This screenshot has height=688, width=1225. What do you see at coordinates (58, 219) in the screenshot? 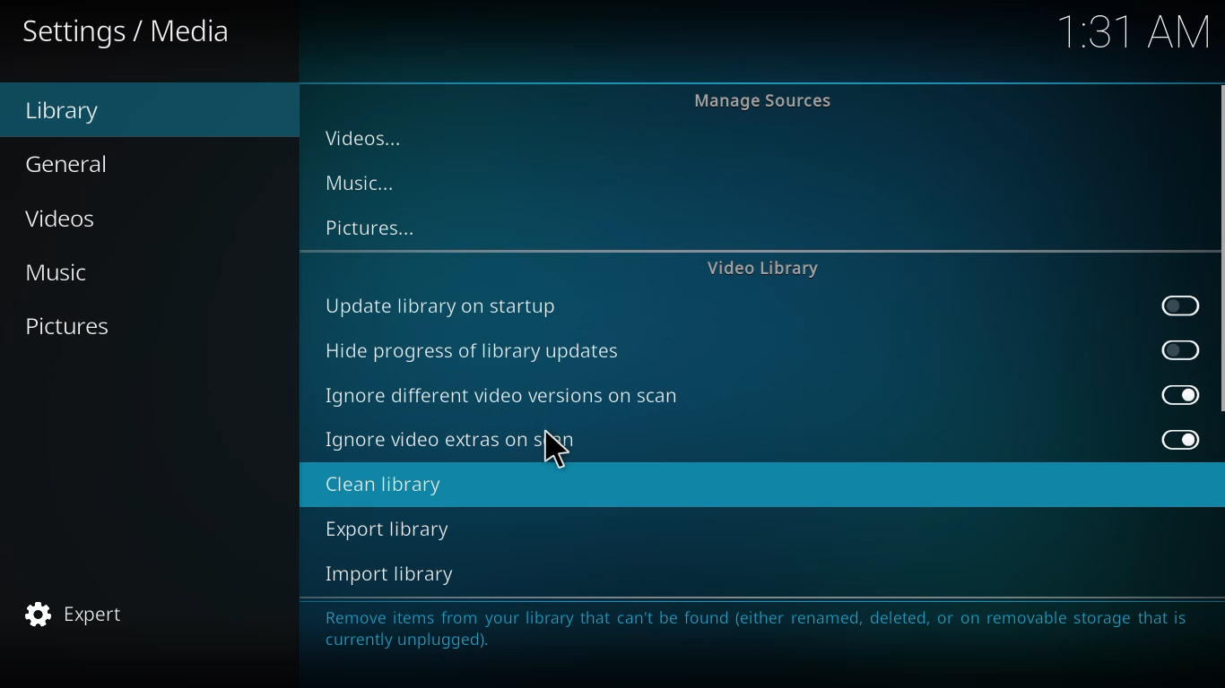
I see `Videos` at bounding box center [58, 219].